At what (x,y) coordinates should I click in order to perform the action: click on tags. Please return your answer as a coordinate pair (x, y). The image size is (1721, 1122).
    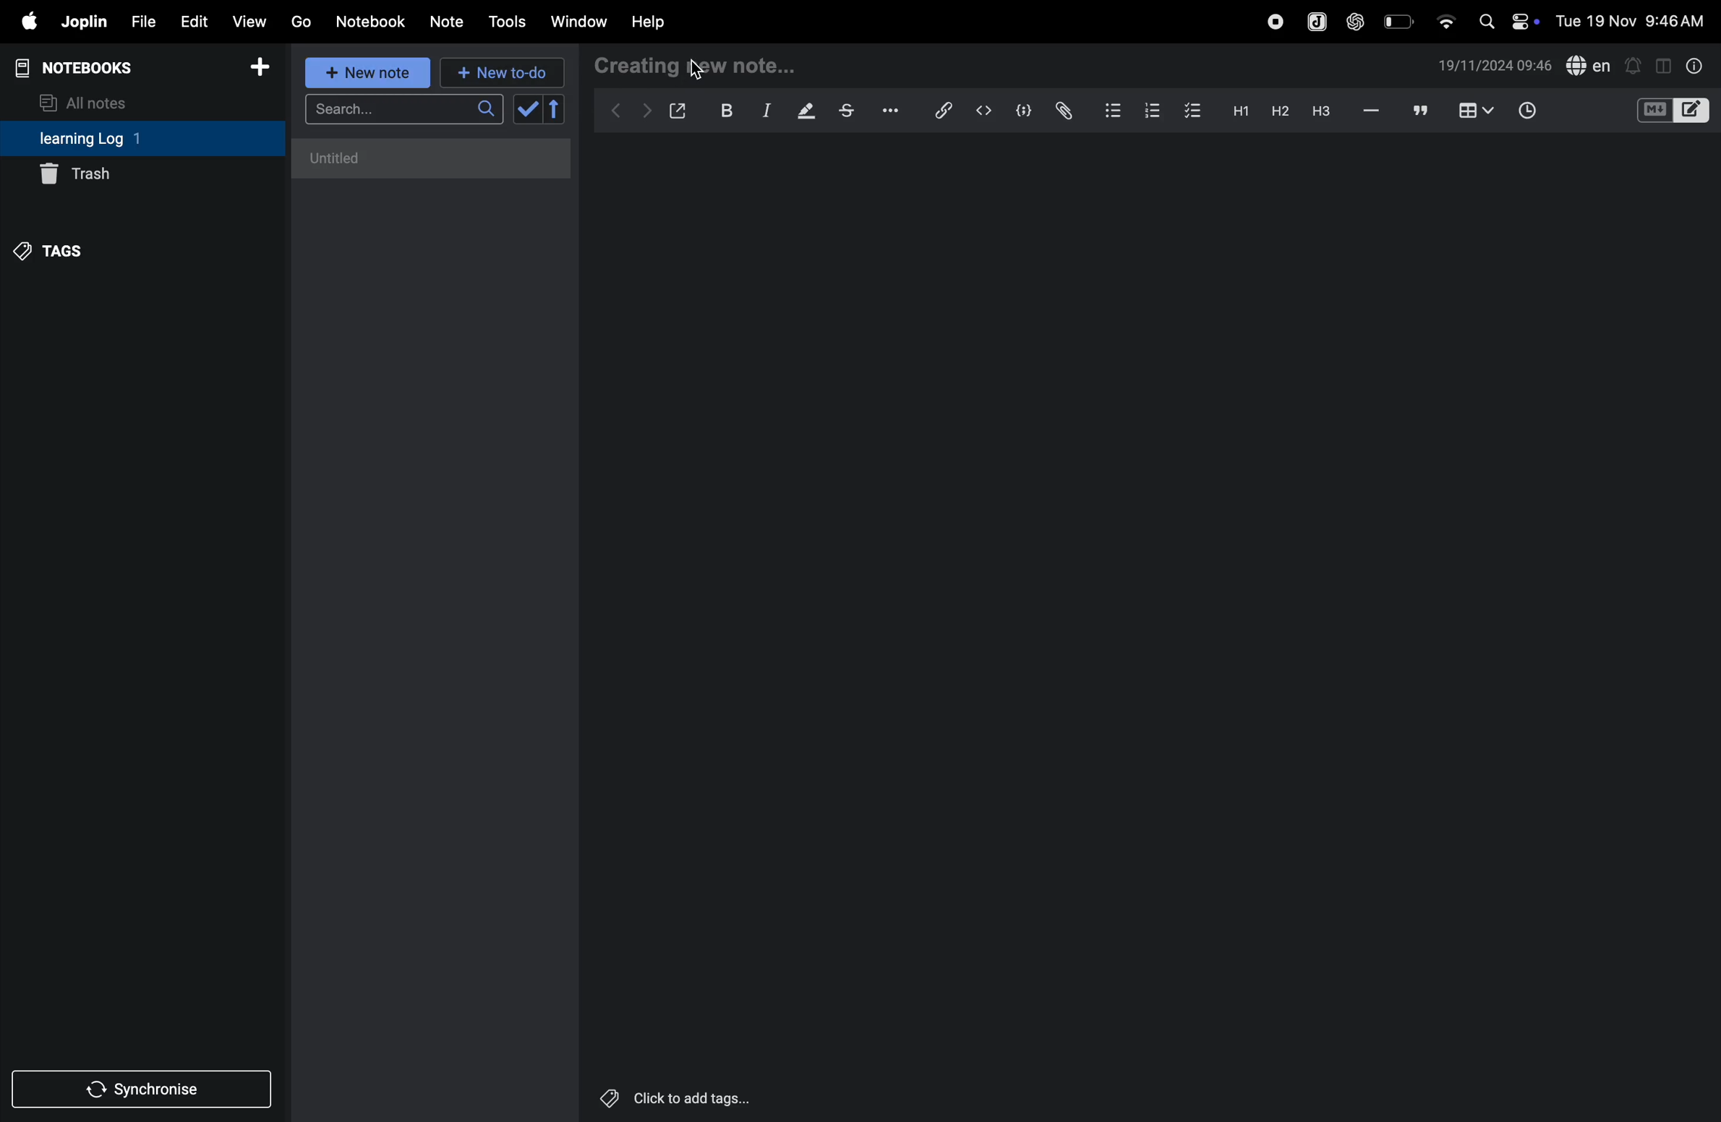
    Looking at the image, I should click on (52, 249).